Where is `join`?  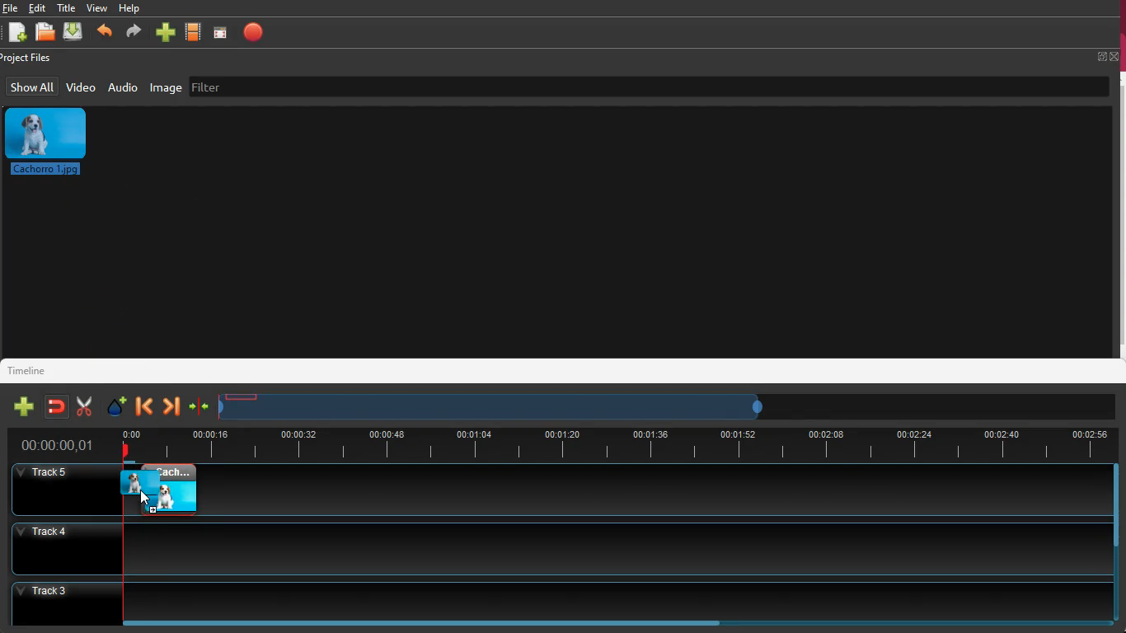
join is located at coordinates (55, 406).